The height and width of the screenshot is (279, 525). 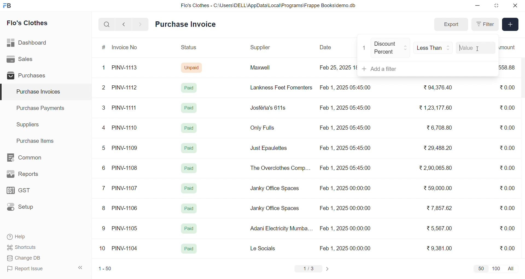 I want to click on logo, so click(x=8, y=6).